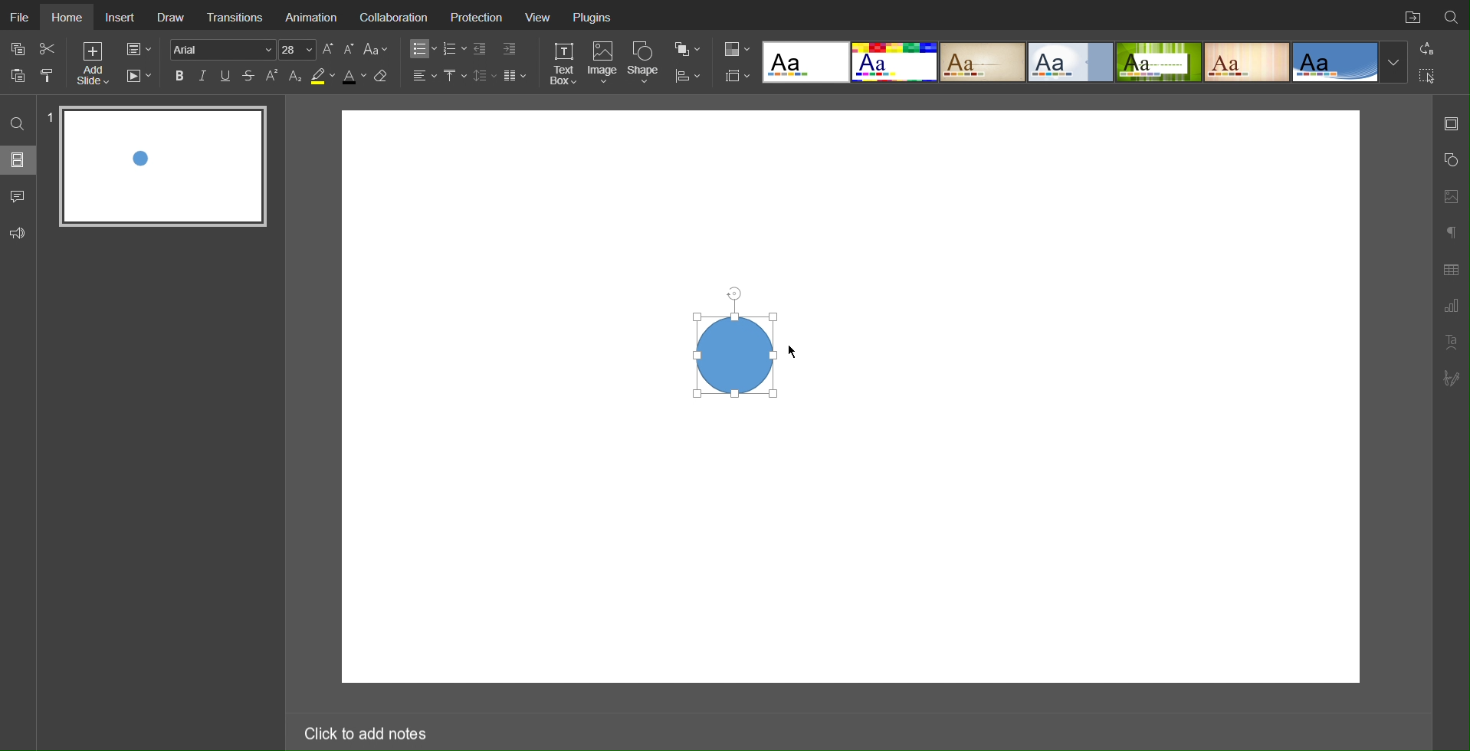 Image resolution: width=1470 pixels, height=751 pixels. I want to click on Add Slide, so click(92, 66).